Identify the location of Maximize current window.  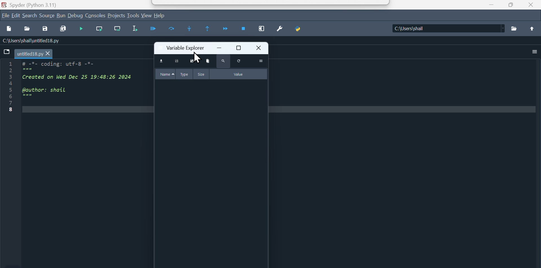
(261, 30).